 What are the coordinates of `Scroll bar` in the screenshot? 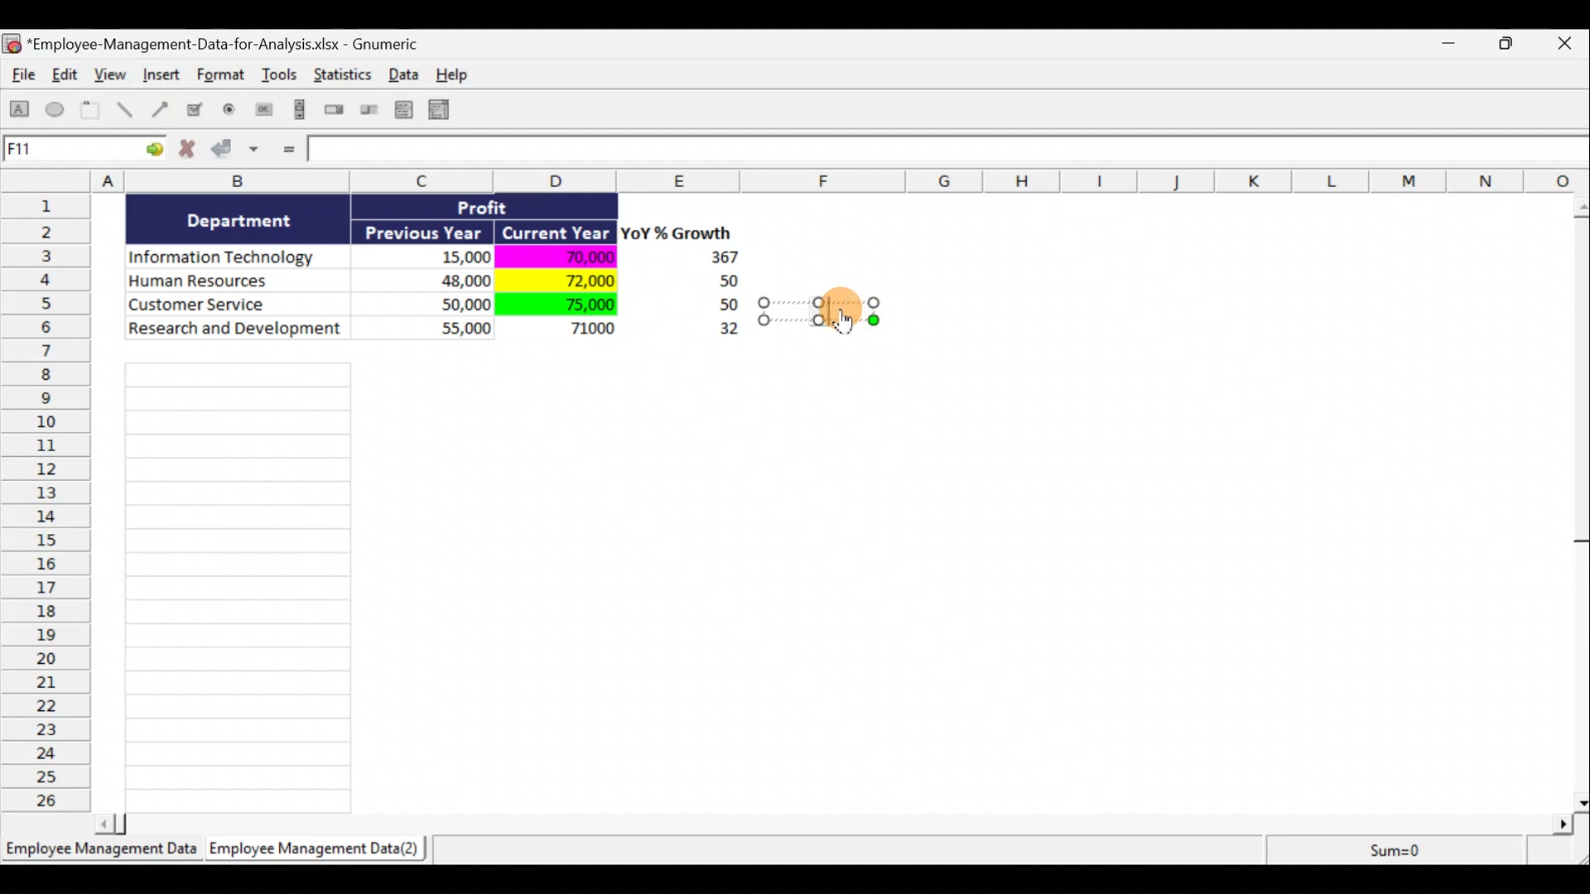 It's located at (1579, 500).